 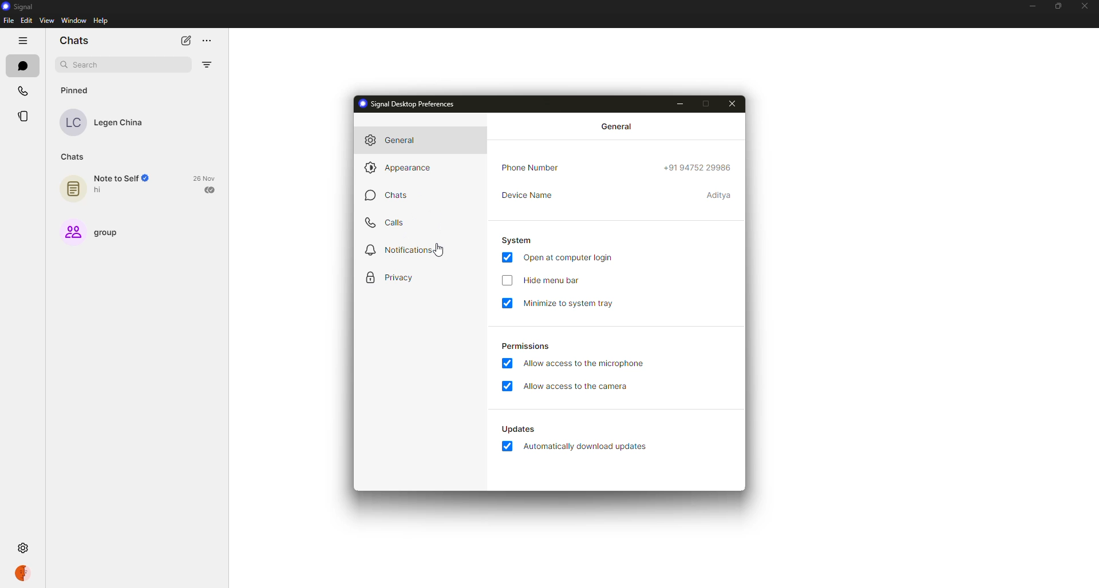 What do you see at coordinates (77, 90) in the screenshot?
I see `pinned` at bounding box center [77, 90].